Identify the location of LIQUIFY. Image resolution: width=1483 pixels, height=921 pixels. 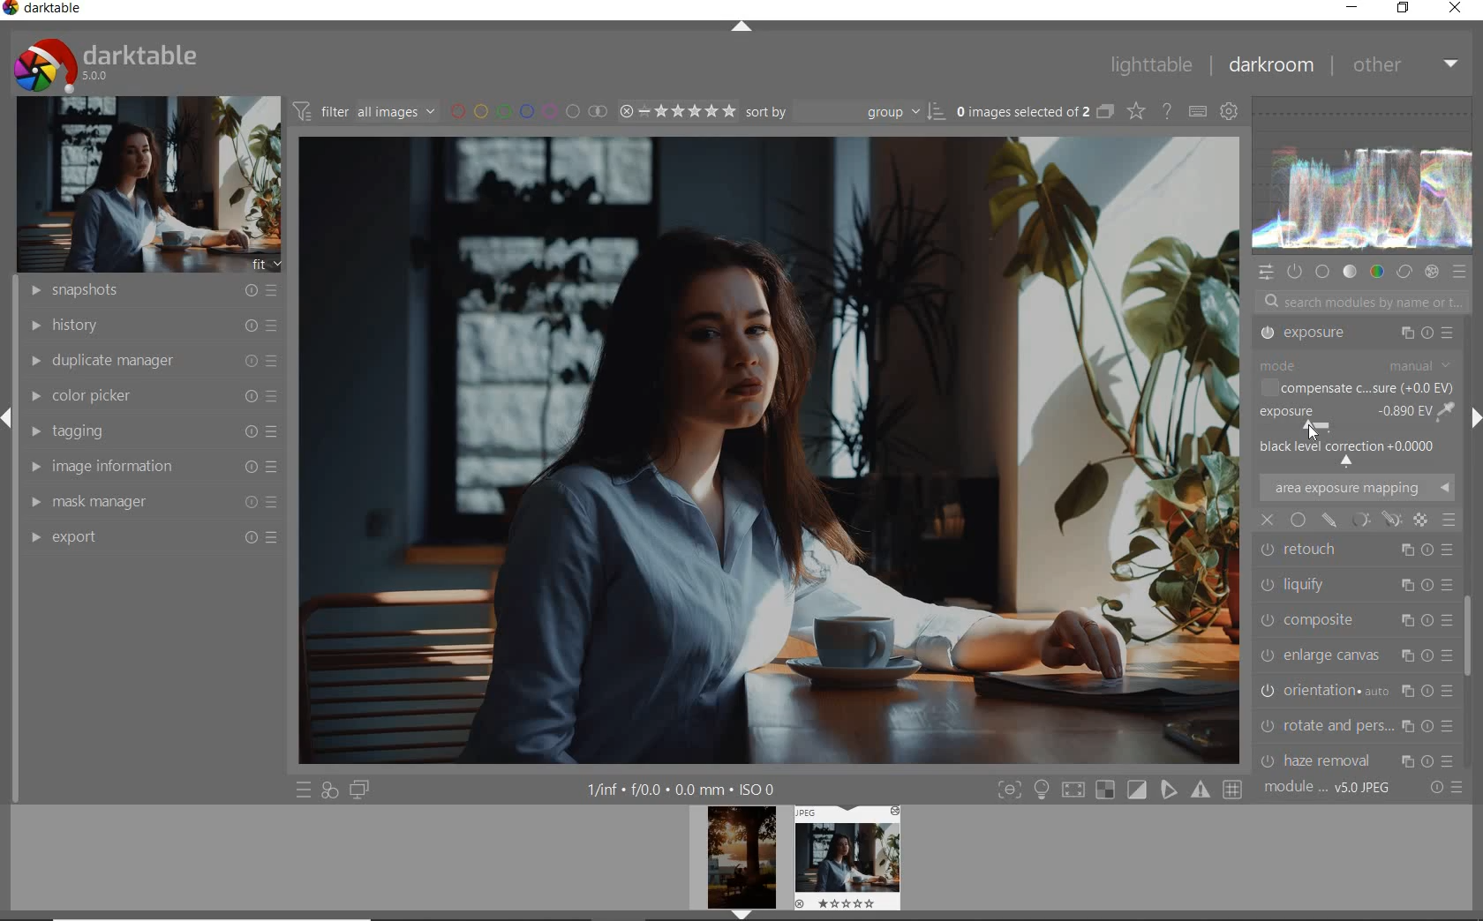
(1352, 485).